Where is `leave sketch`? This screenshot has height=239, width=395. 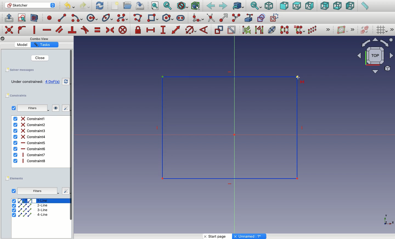
leave sketch is located at coordinates (9, 18).